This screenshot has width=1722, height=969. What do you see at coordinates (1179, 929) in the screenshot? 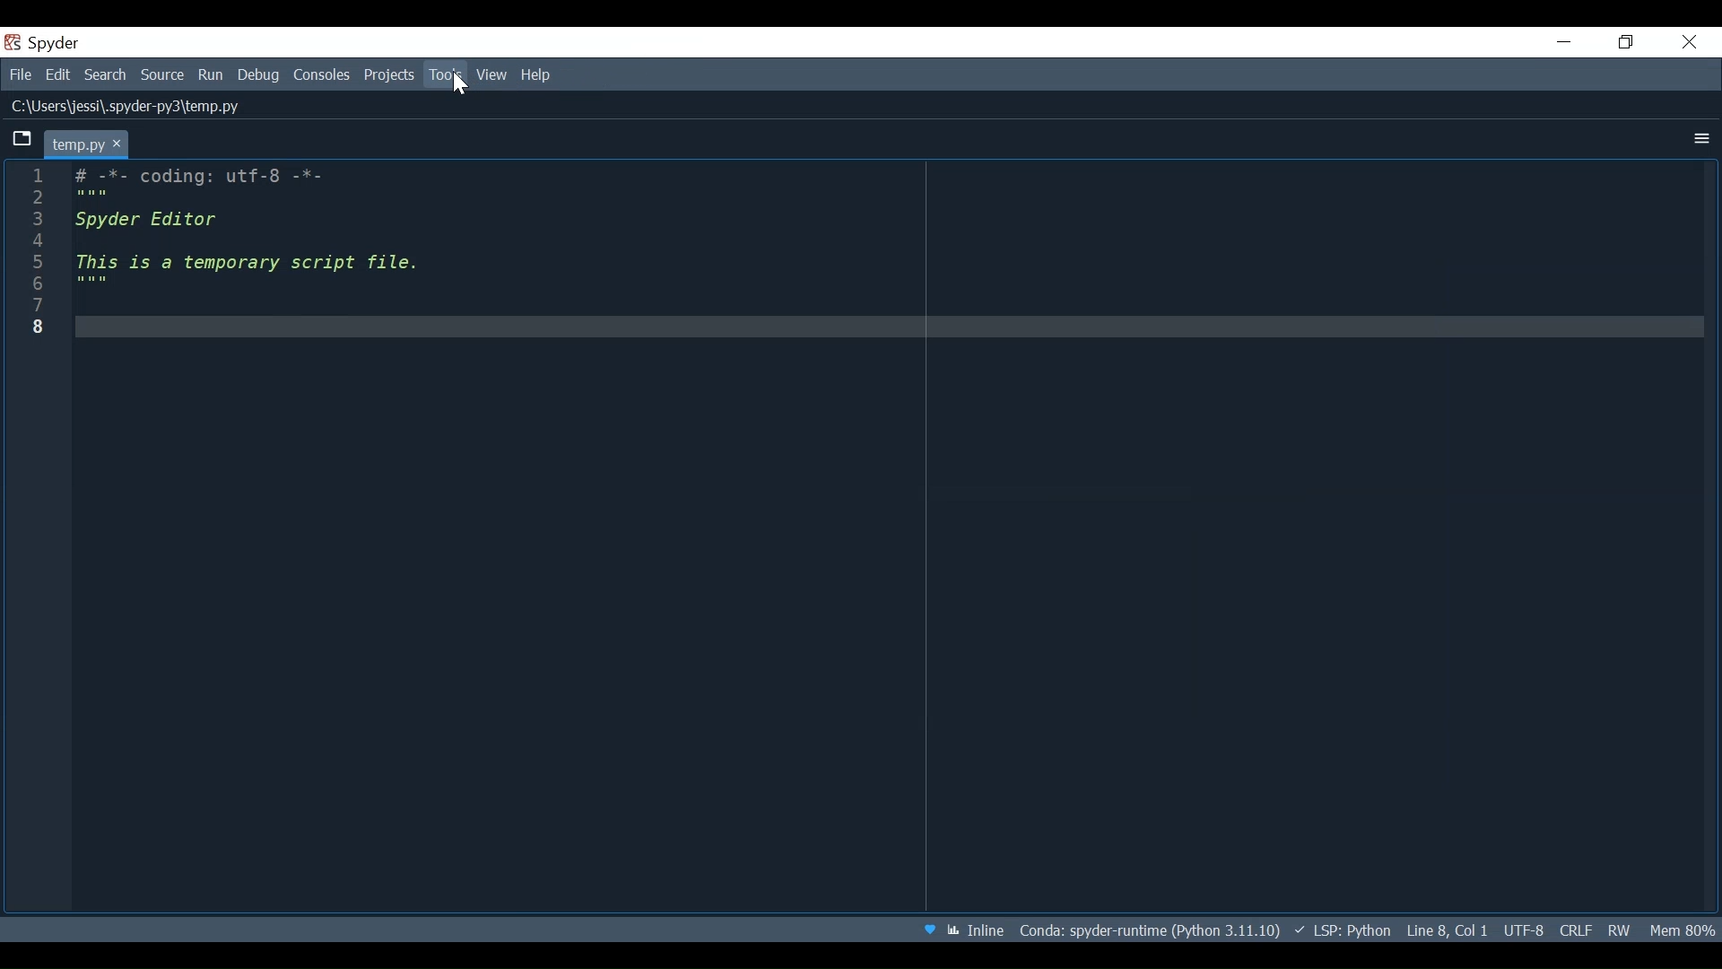
I see `Conda Environment Indicator` at bounding box center [1179, 929].